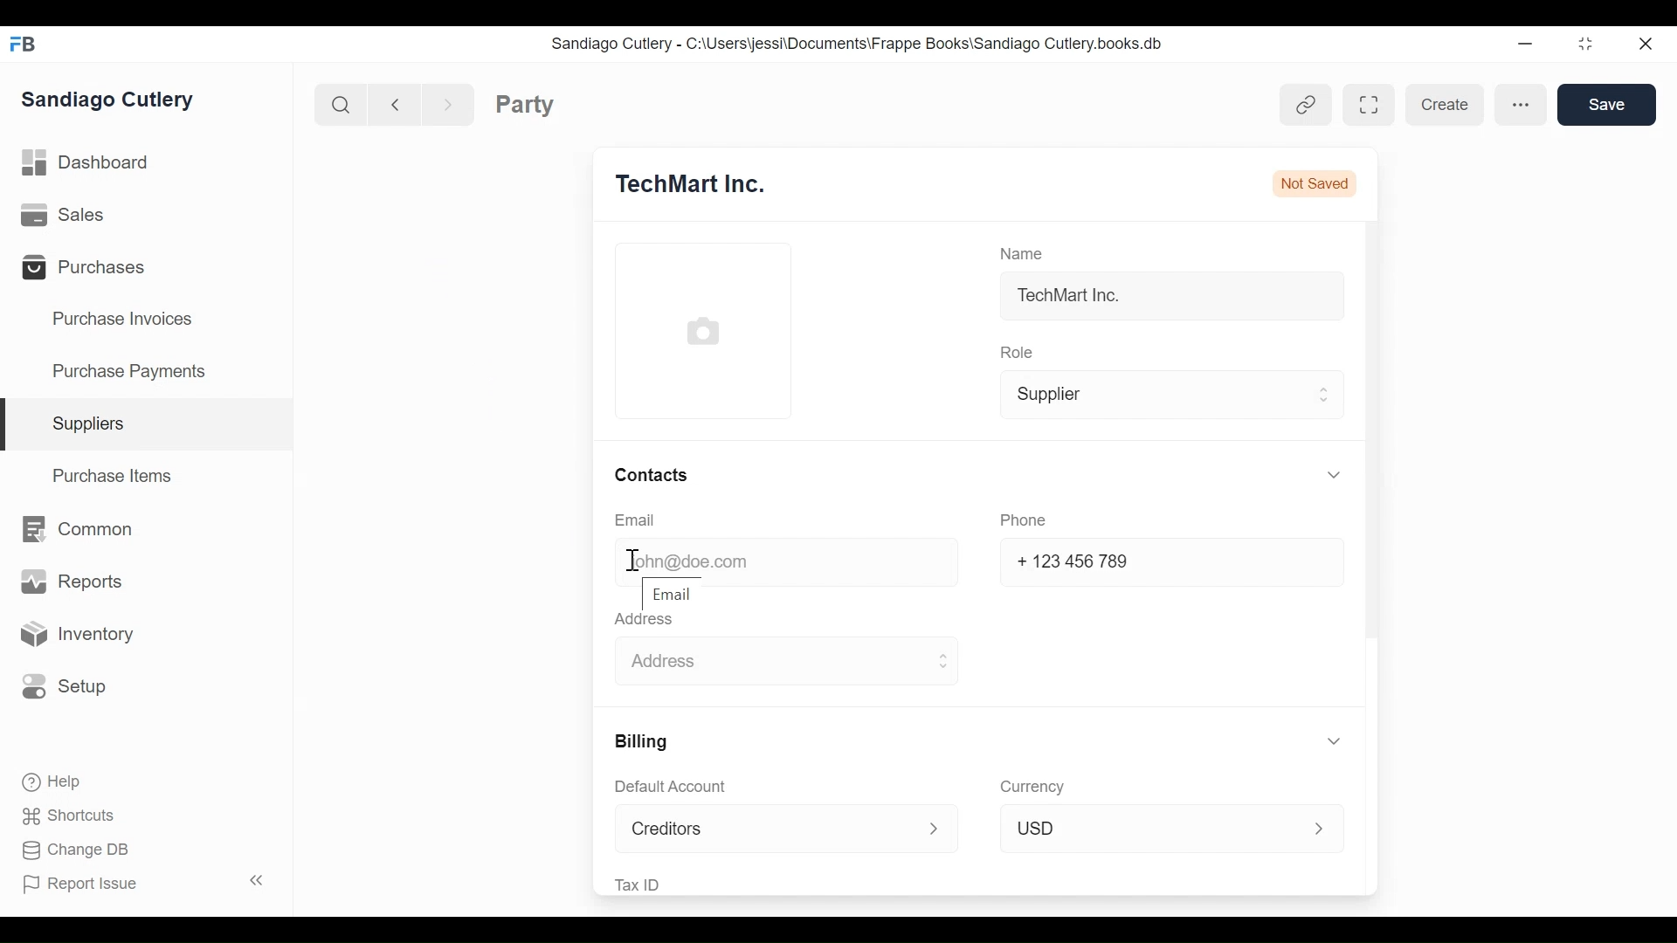 The image size is (1677, 943). I want to click on expand, so click(1322, 738).